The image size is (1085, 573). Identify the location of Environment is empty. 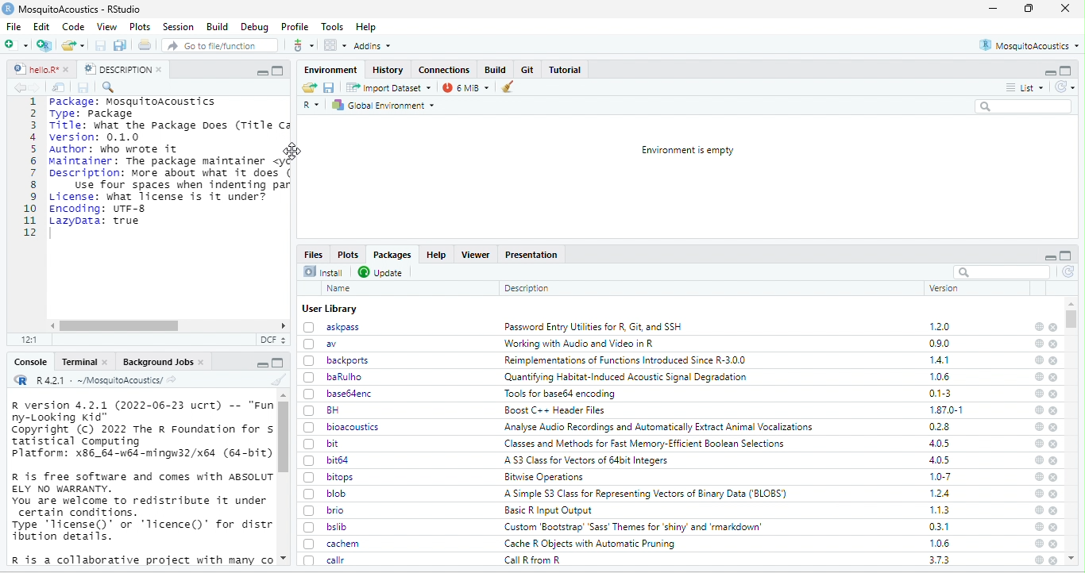
(689, 150).